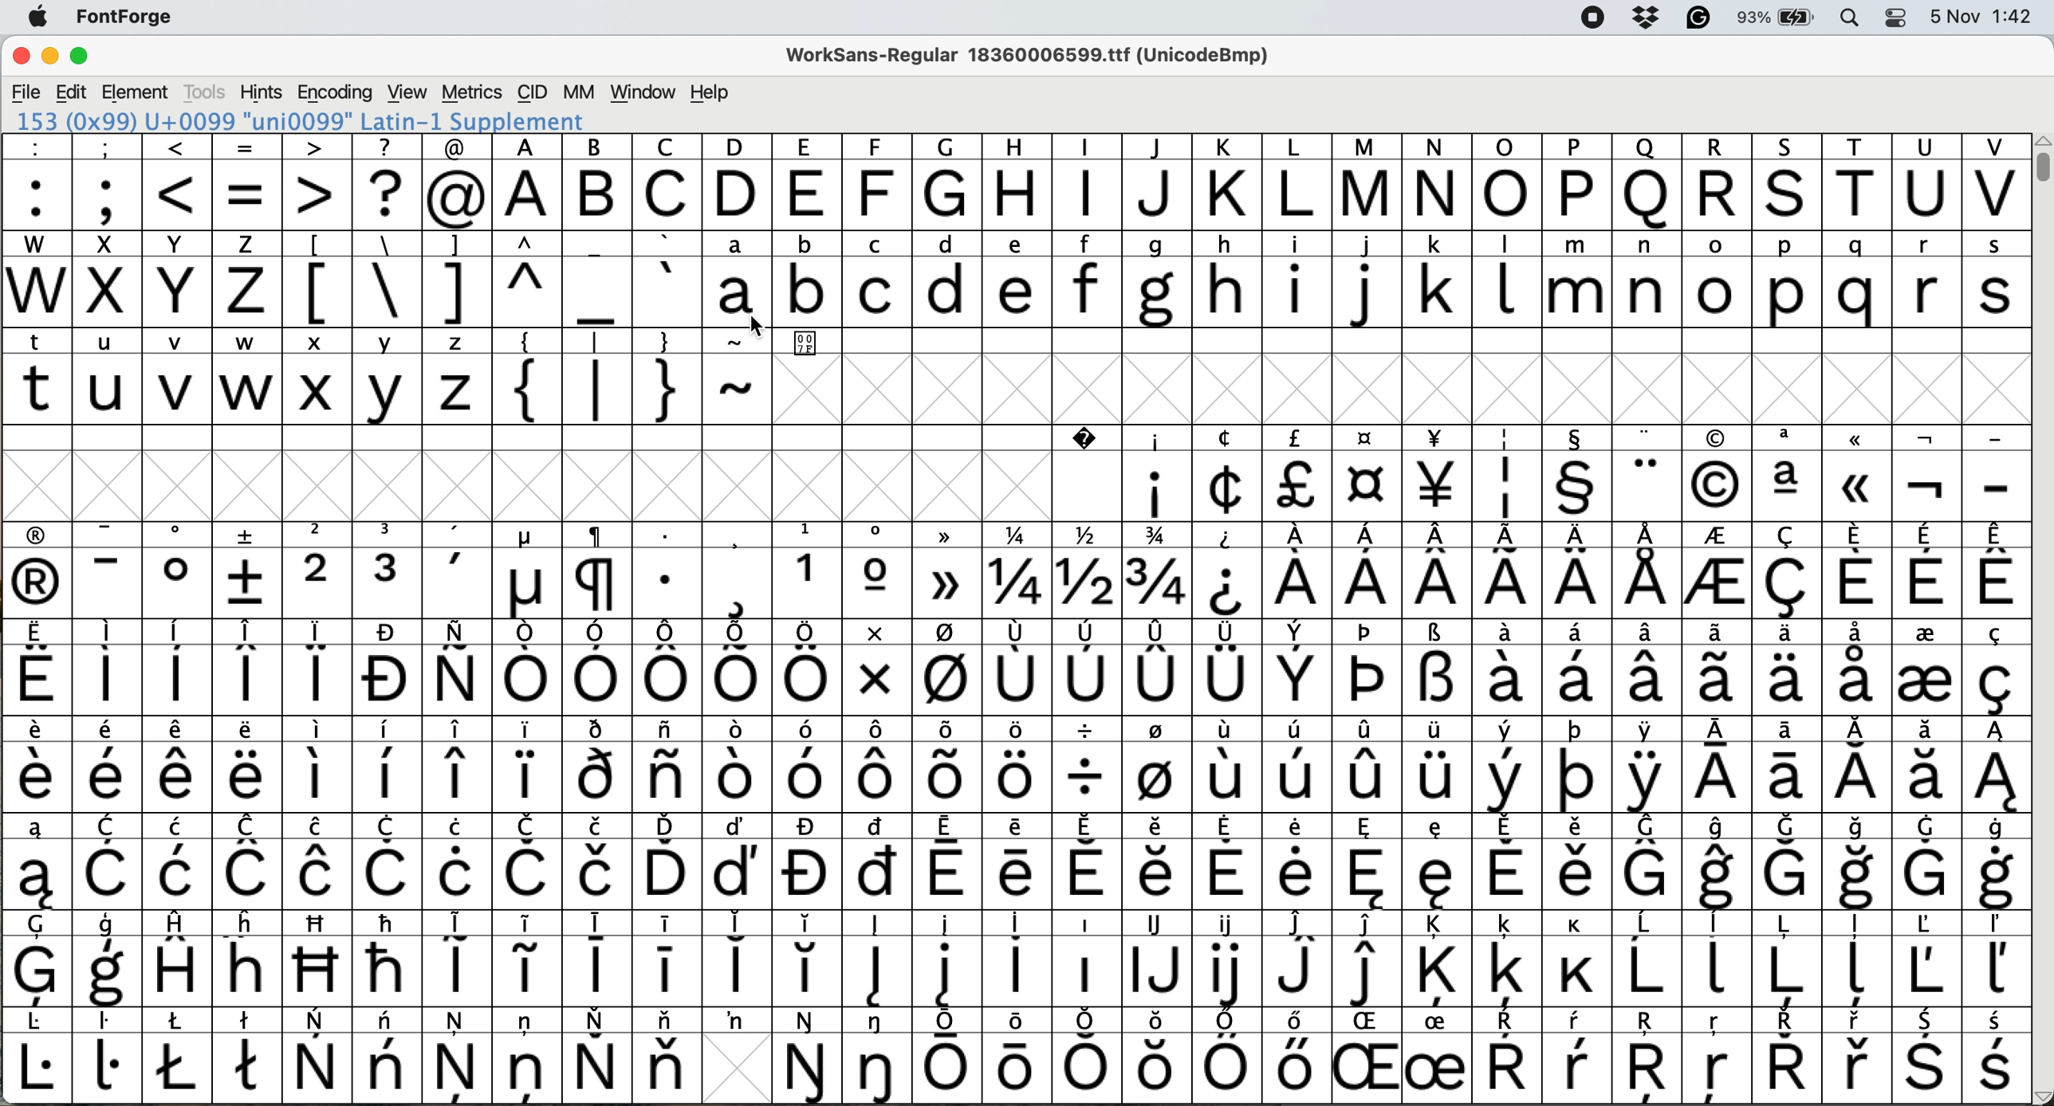  Describe the element at coordinates (1297, 280) in the screenshot. I see `i` at that location.